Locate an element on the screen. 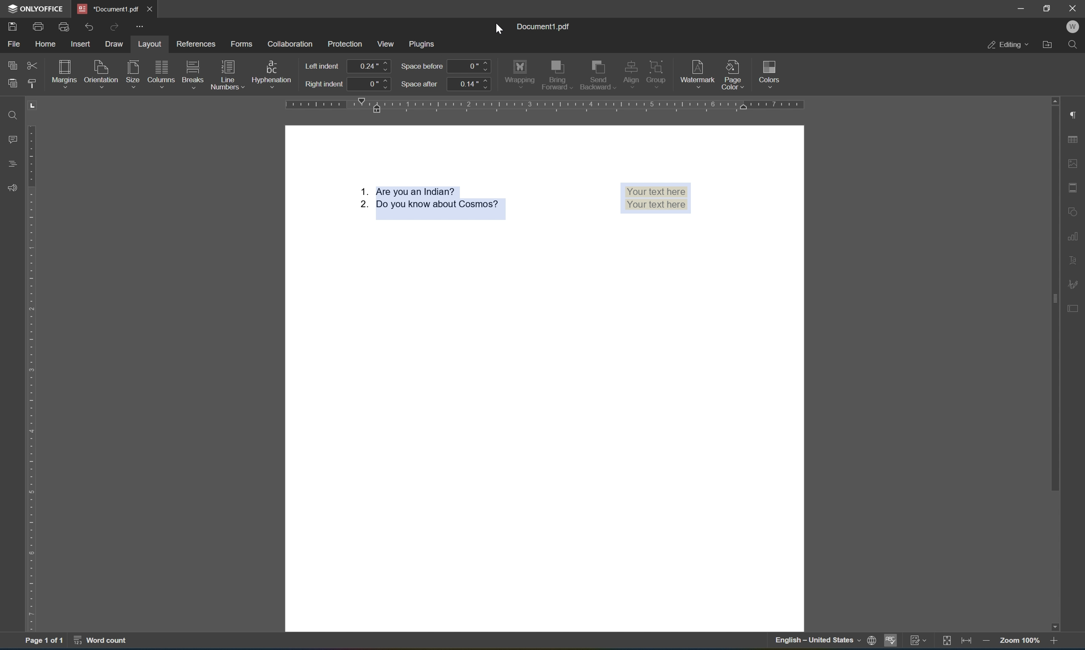 The width and height of the screenshot is (1085, 650). Your text here is located at coordinates (656, 199).